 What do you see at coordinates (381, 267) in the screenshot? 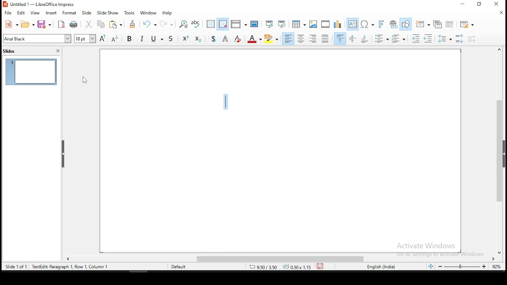
I see `English (India)` at bounding box center [381, 267].